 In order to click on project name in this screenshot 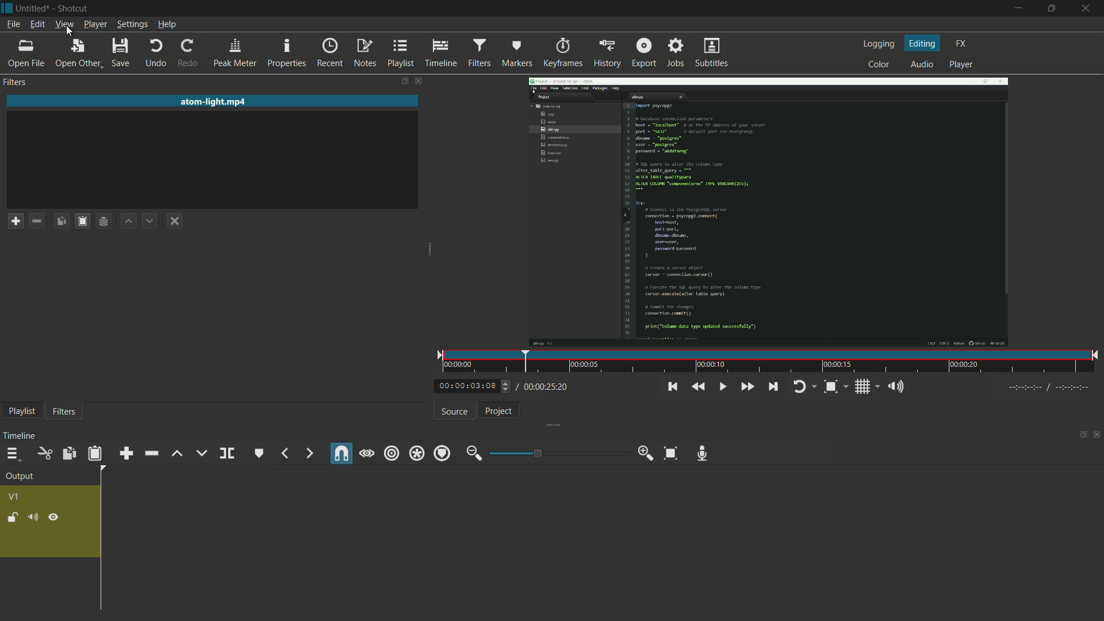, I will do `click(33, 9)`.